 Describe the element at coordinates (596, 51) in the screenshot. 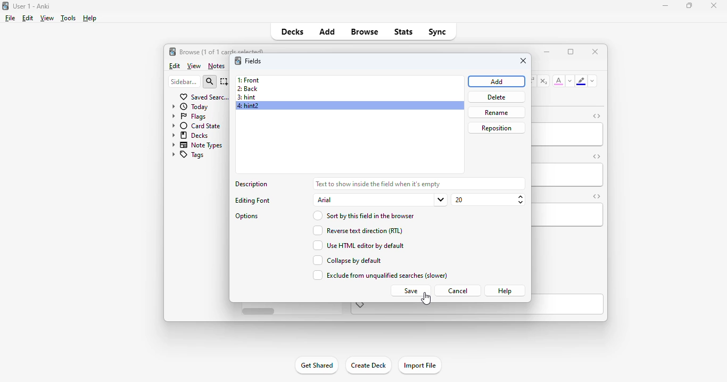

I see `close` at that location.